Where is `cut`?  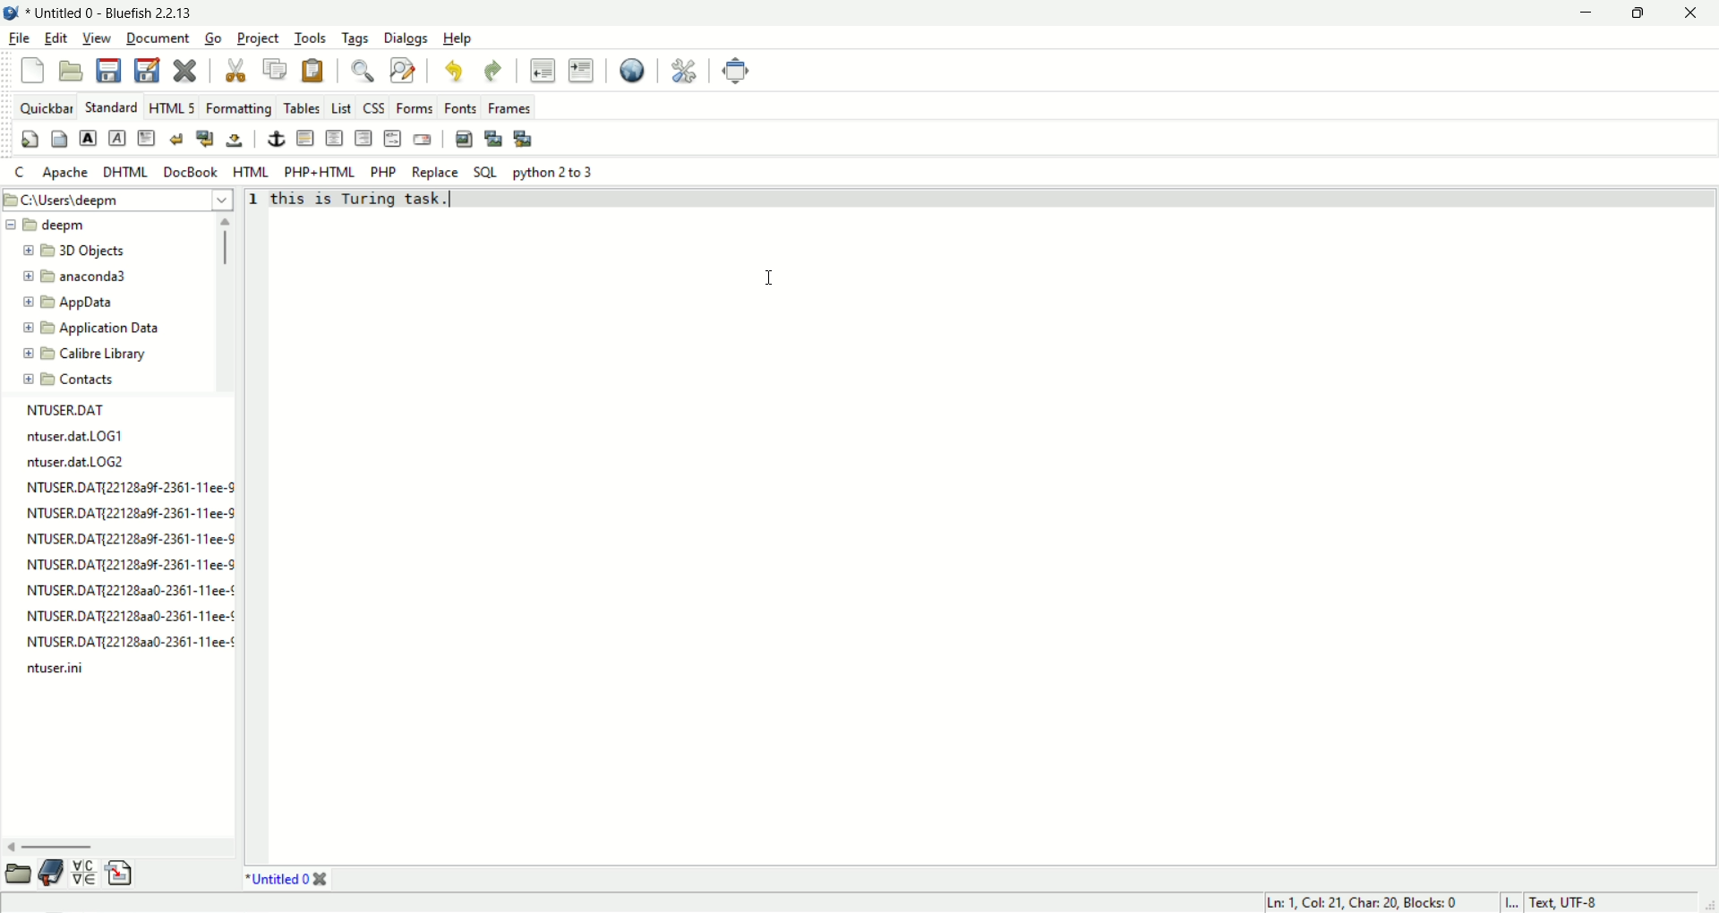 cut is located at coordinates (237, 72).